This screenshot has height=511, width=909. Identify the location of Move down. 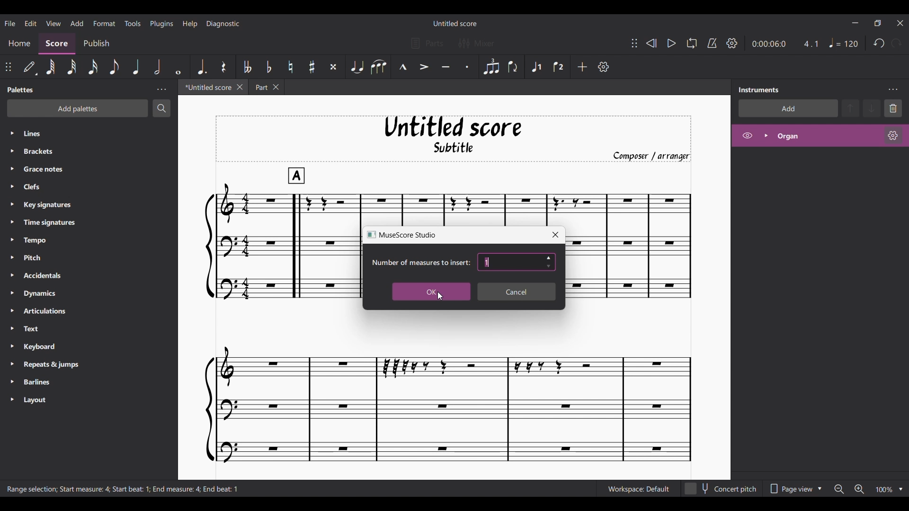
(872, 108).